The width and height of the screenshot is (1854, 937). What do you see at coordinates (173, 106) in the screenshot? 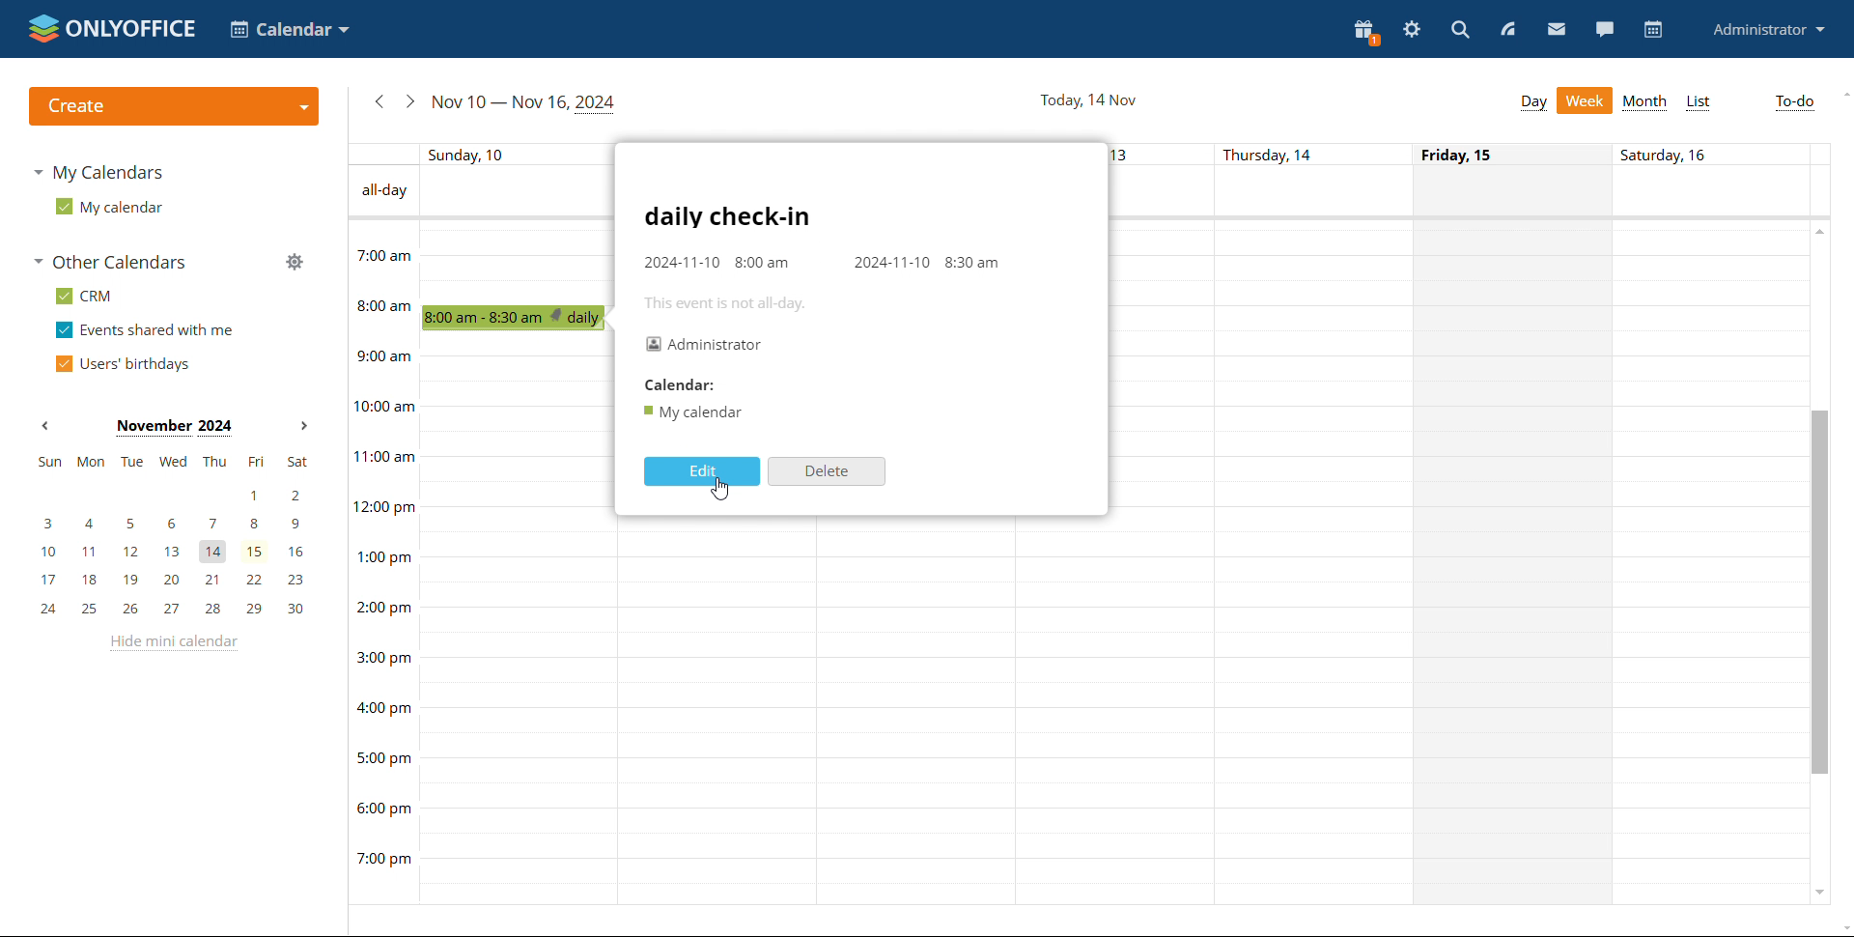
I see `create` at bounding box center [173, 106].